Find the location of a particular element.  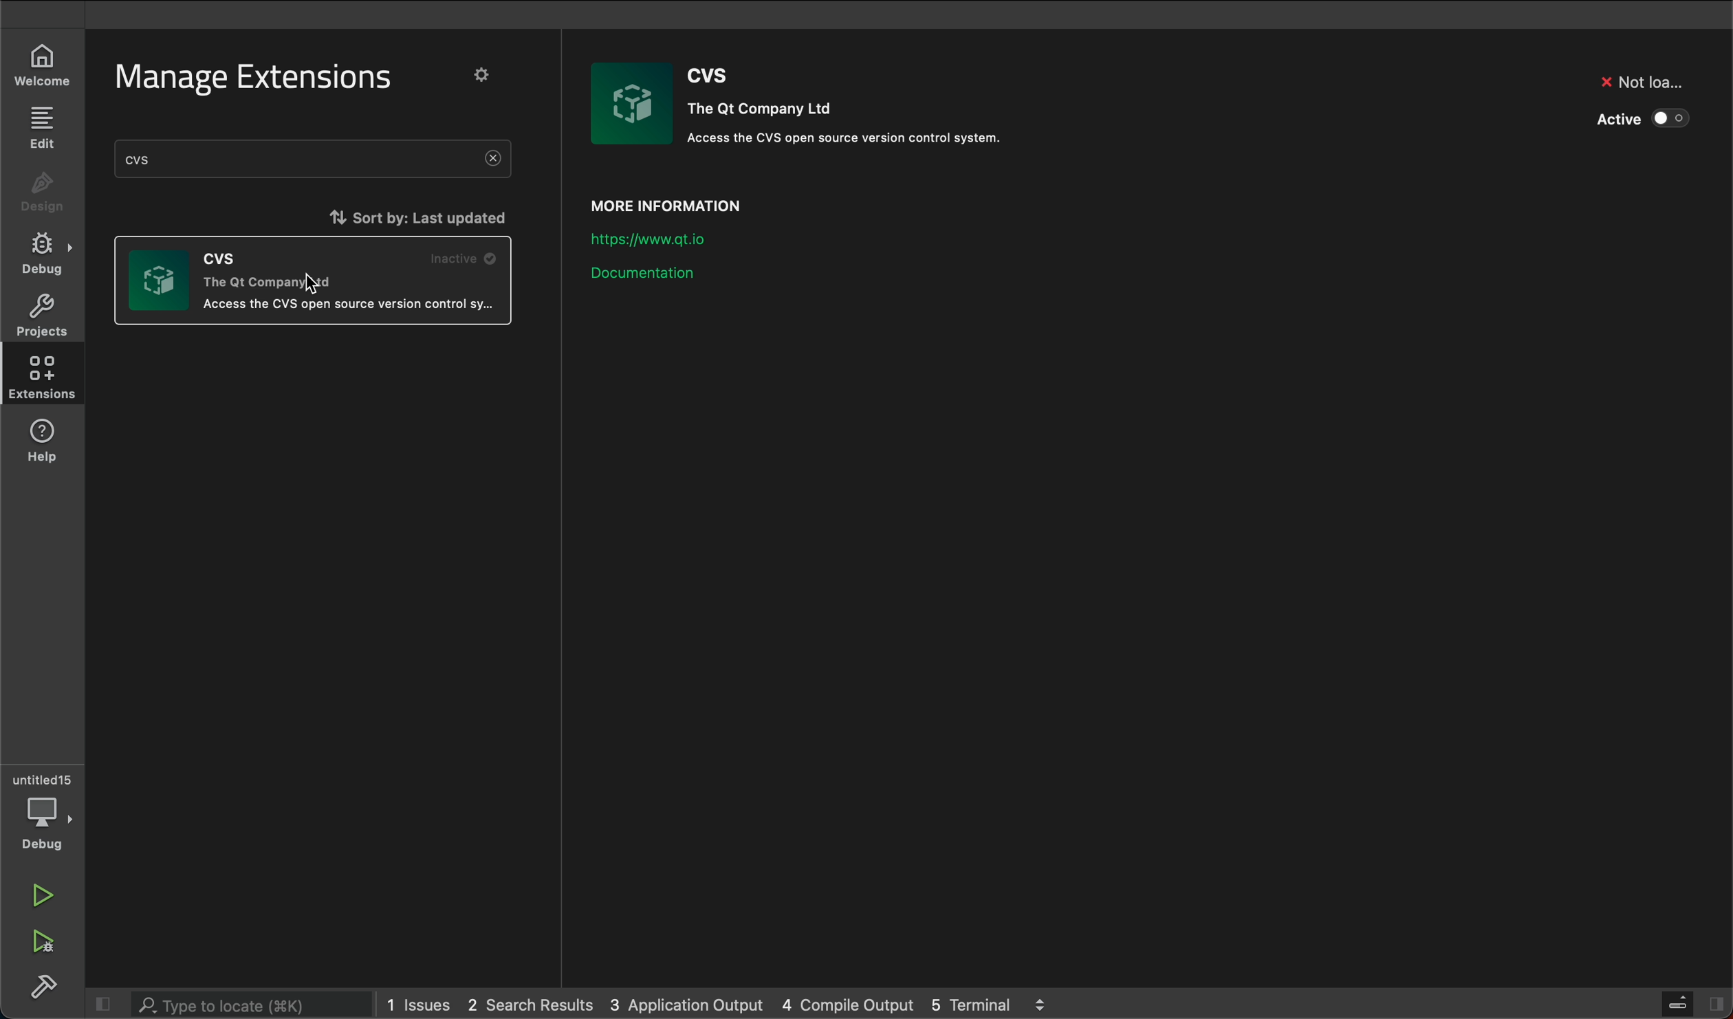

design is located at coordinates (41, 195).